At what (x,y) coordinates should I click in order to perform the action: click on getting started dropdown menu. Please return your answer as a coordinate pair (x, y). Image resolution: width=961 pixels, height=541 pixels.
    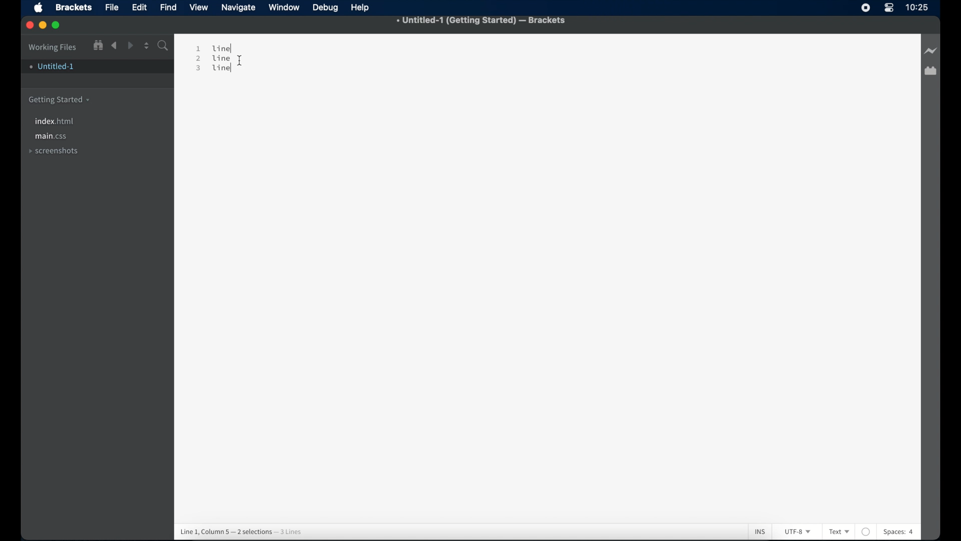
    Looking at the image, I should click on (60, 100).